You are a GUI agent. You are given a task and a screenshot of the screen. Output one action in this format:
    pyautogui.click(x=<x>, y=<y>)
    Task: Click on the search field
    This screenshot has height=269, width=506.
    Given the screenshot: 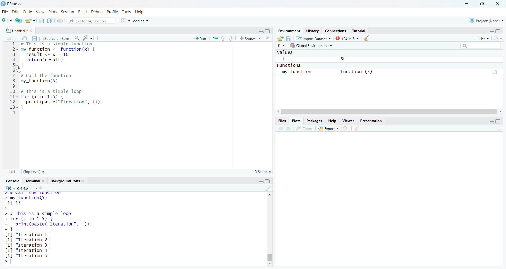 What is the action you would take?
    pyautogui.click(x=479, y=46)
    